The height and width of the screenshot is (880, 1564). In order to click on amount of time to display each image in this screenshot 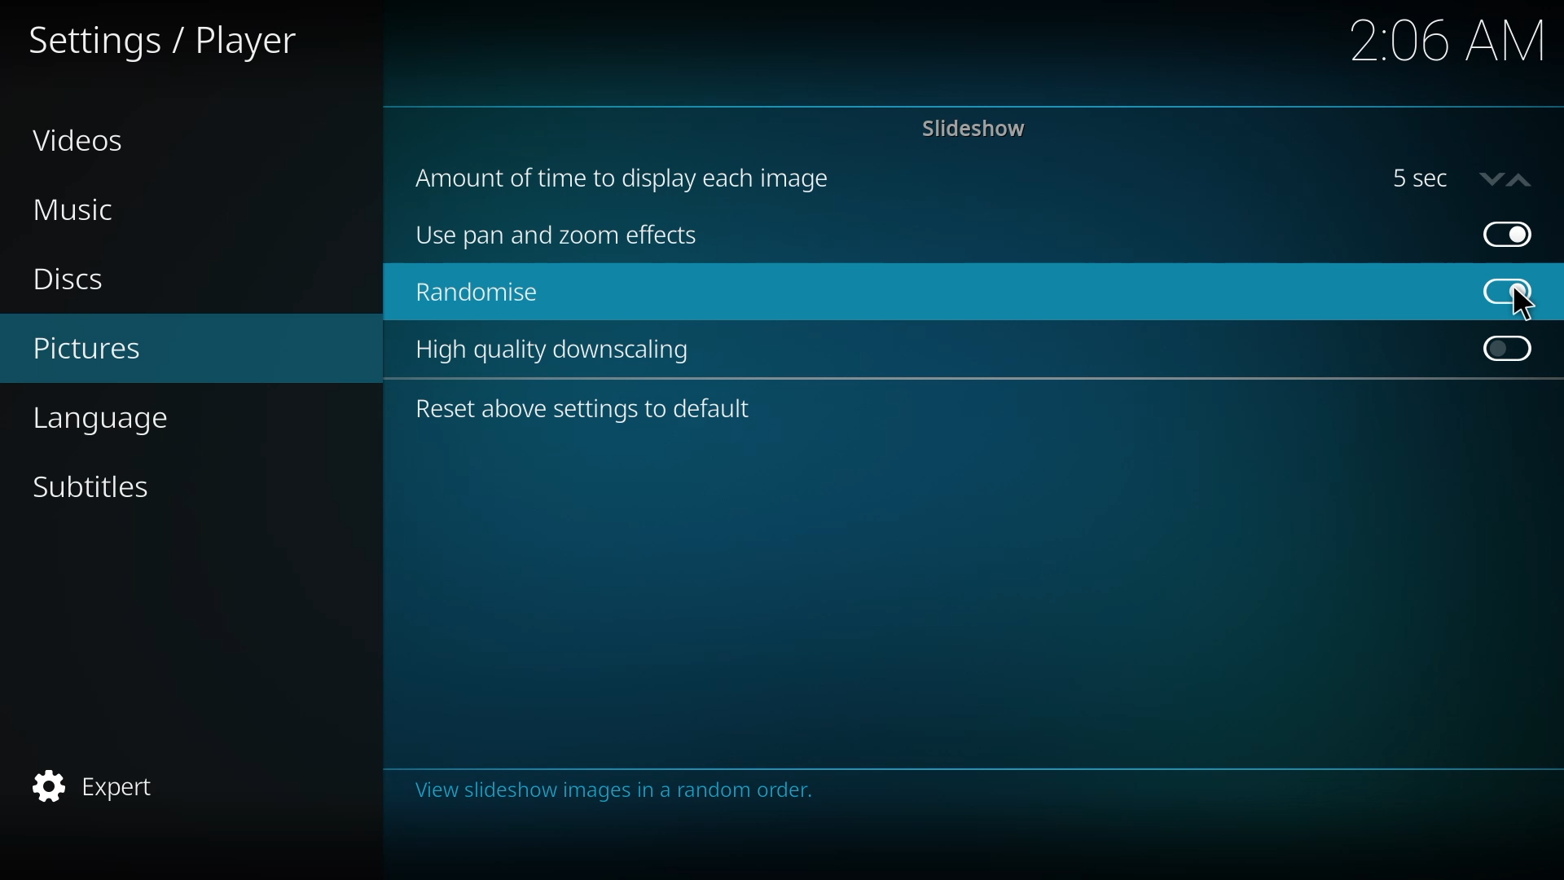, I will do `click(633, 179)`.